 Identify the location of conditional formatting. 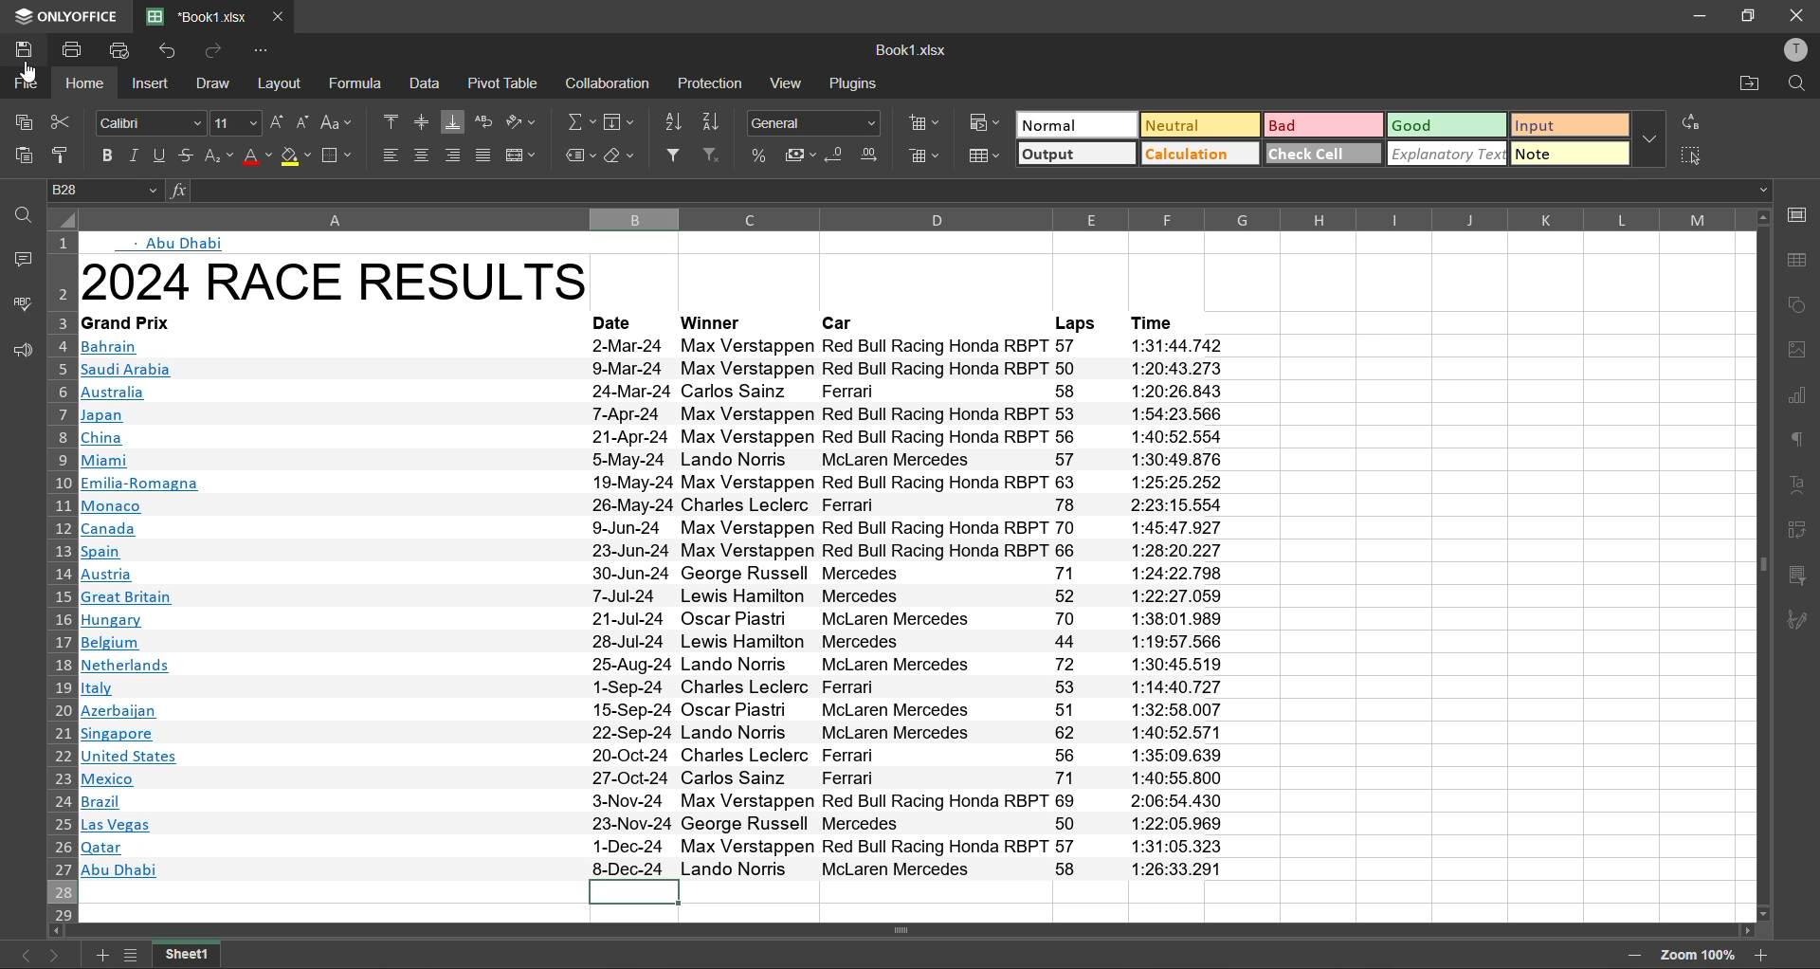
(986, 123).